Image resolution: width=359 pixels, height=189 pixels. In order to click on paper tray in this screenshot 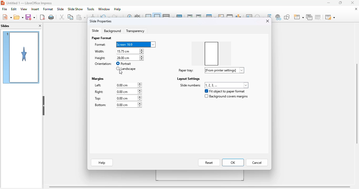, I will do `click(186, 70)`.